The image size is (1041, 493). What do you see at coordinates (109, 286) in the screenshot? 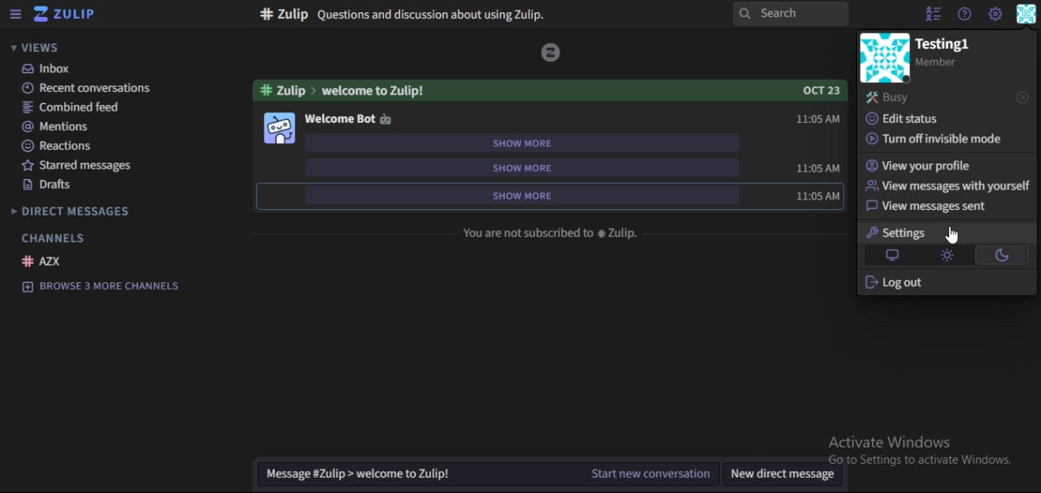
I see `Browse 3 more channels` at bounding box center [109, 286].